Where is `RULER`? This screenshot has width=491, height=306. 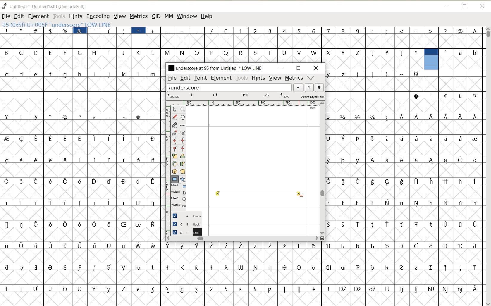 RULER is located at coordinates (244, 103).